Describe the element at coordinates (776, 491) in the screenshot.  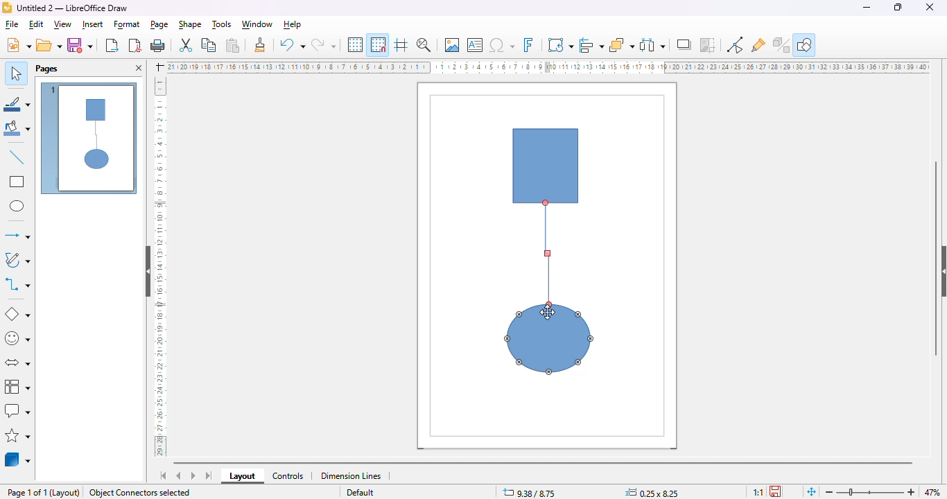
I see `the document has been modified` at that location.